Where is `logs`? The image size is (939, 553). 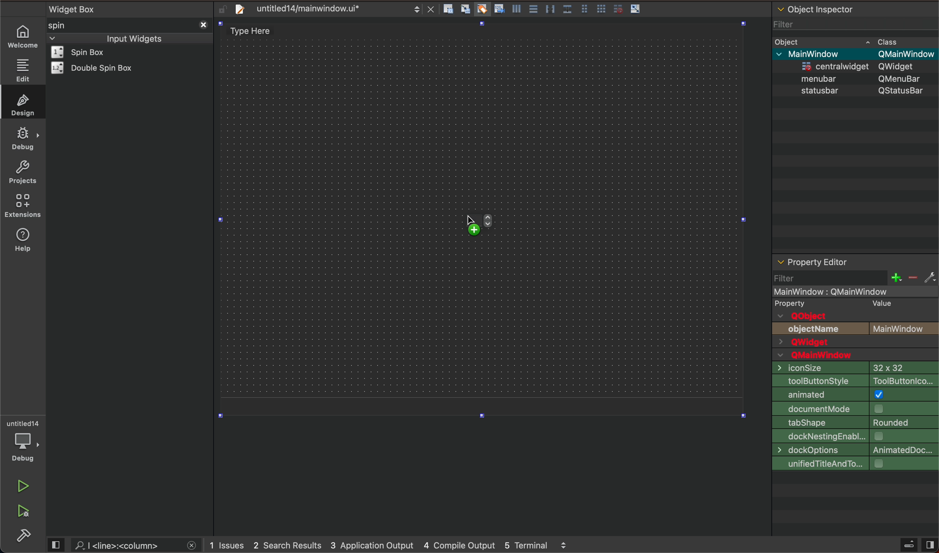 logs is located at coordinates (396, 546).